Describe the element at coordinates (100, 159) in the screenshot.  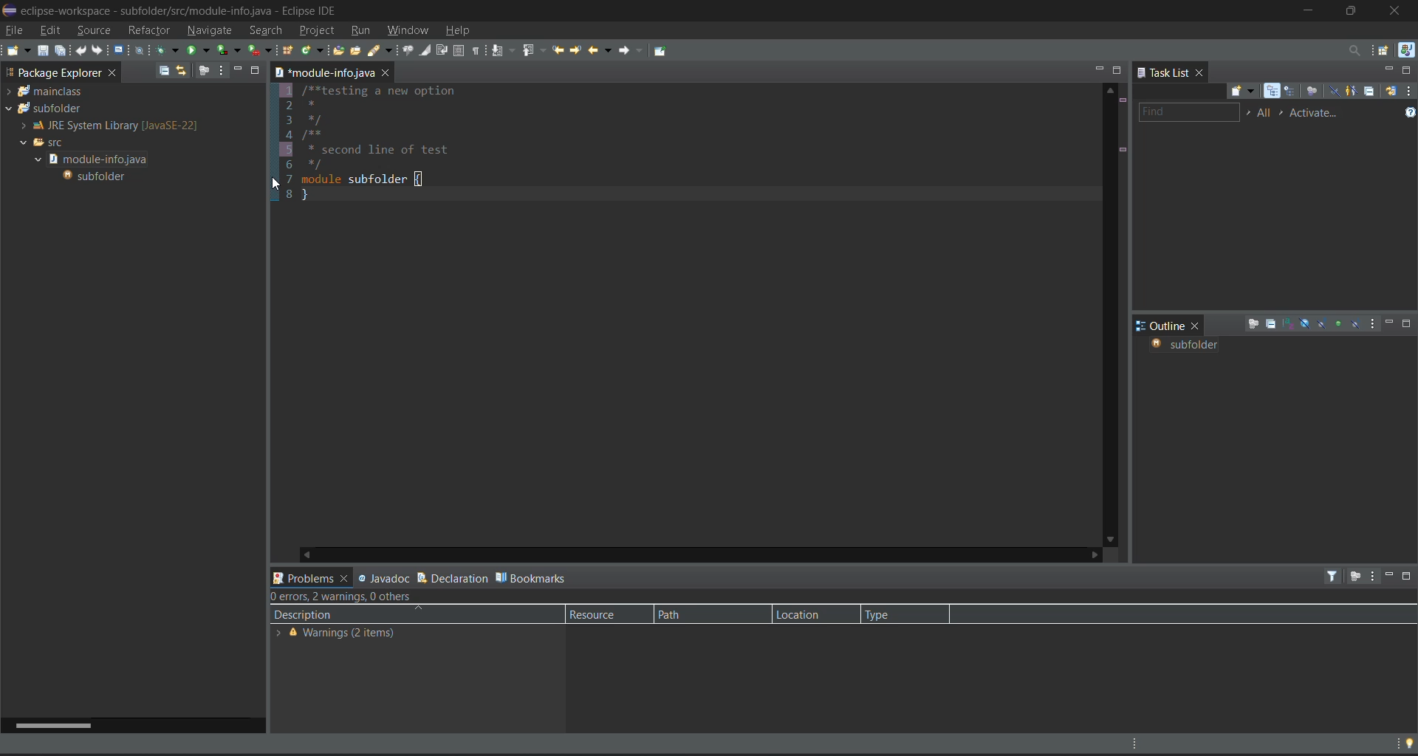
I see `module-info.java` at that location.